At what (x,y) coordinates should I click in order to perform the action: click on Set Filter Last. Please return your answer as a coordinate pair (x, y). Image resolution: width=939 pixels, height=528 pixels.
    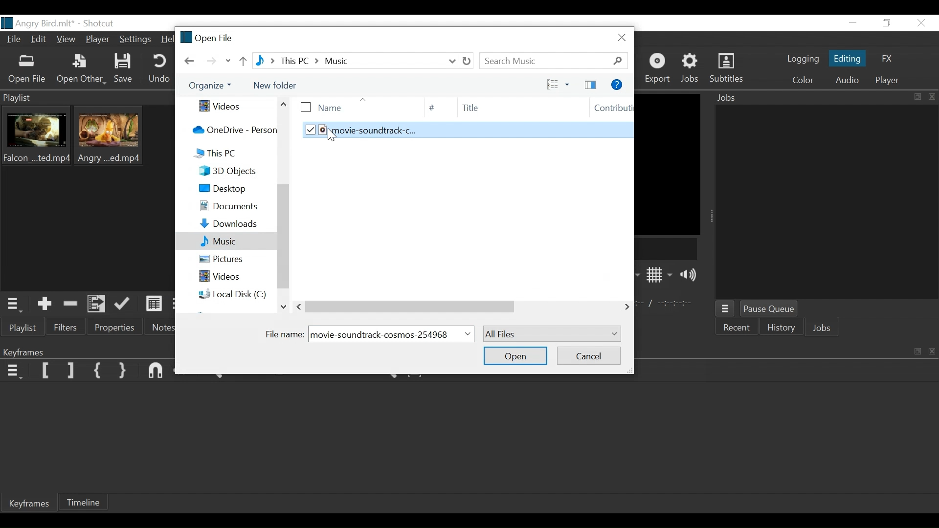
    Looking at the image, I should click on (72, 371).